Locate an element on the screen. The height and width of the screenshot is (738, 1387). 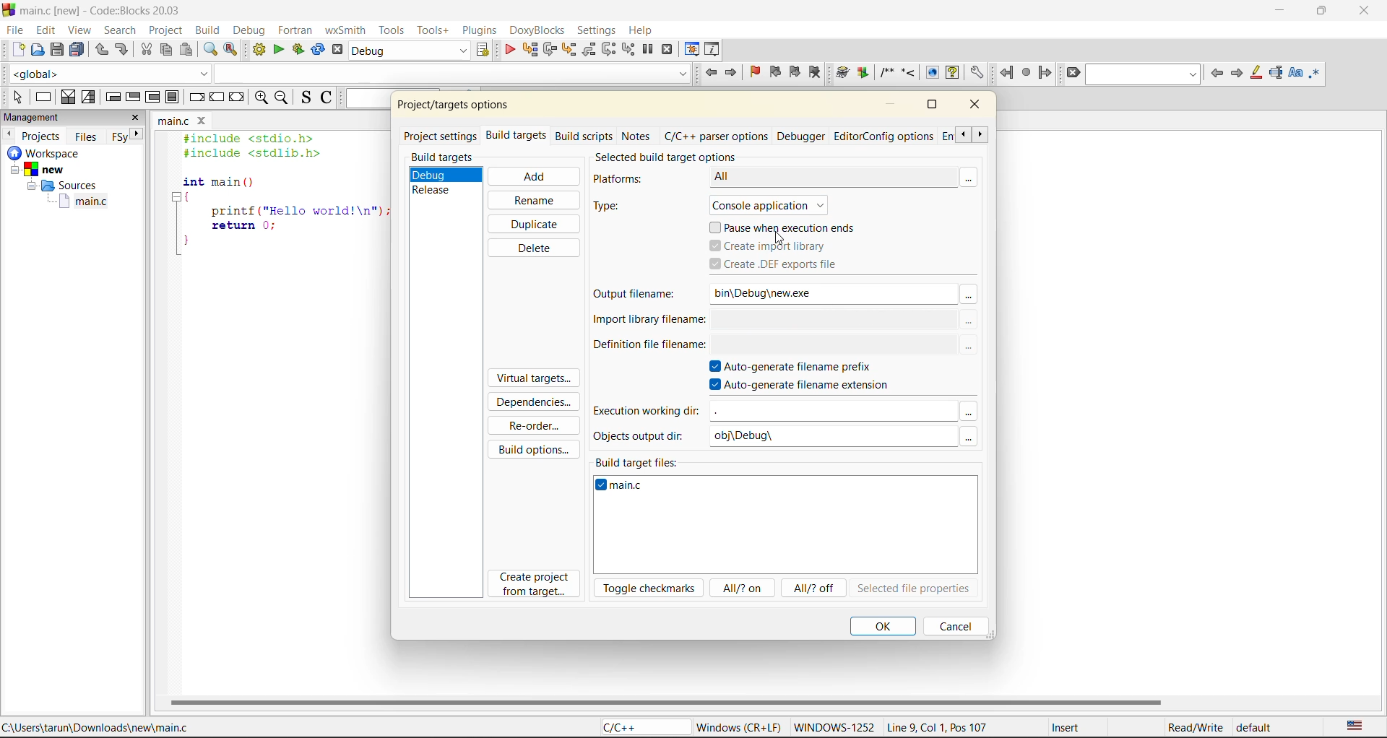
edit is located at coordinates (46, 29).